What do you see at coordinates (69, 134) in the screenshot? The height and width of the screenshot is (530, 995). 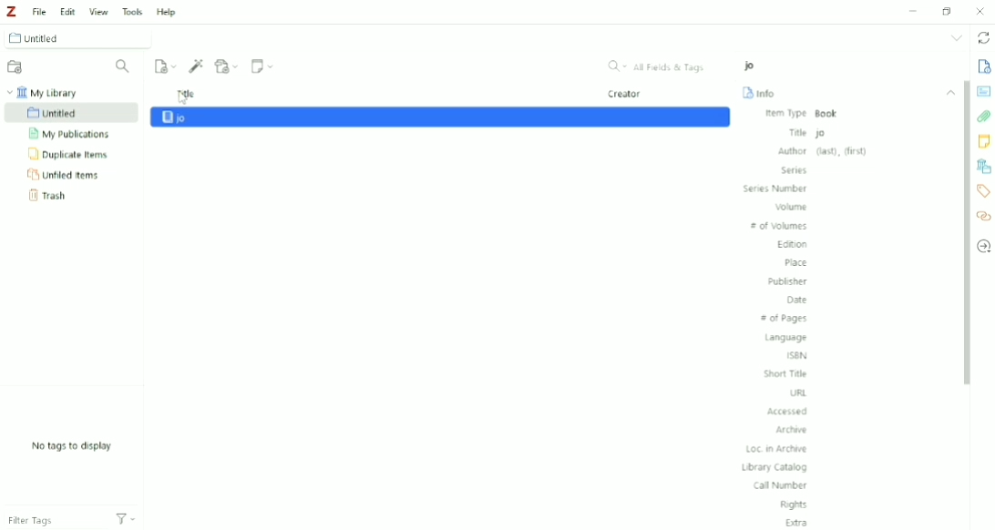 I see `My Publications` at bounding box center [69, 134].